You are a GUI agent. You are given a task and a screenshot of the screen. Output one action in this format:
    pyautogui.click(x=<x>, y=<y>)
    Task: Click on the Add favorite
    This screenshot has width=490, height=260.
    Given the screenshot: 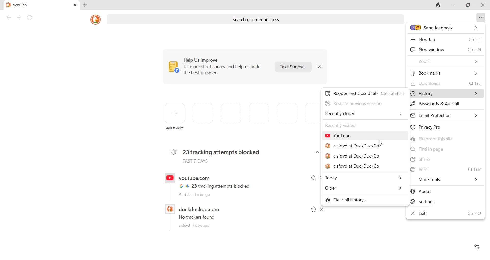 What is the action you would take?
    pyautogui.click(x=175, y=113)
    